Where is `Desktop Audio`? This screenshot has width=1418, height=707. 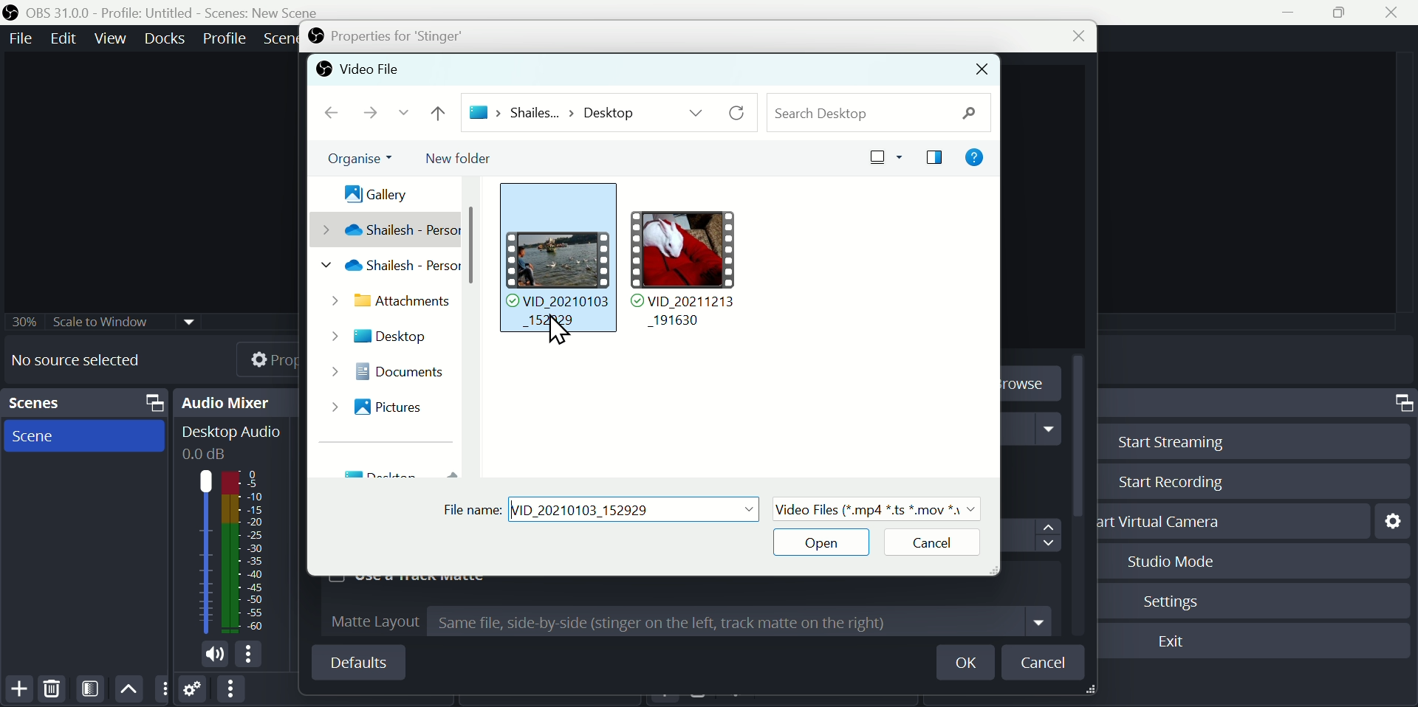
Desktop Audio is located at coordinates (230, 441).